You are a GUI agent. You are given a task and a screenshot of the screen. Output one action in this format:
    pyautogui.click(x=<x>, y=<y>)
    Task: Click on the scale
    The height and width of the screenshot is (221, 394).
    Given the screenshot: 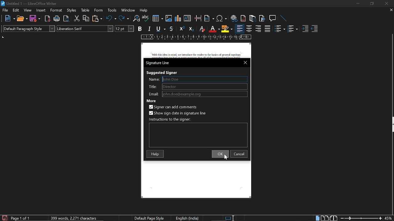 What is the action you would take?
    pyautogui.click(x=196, y=37)
    